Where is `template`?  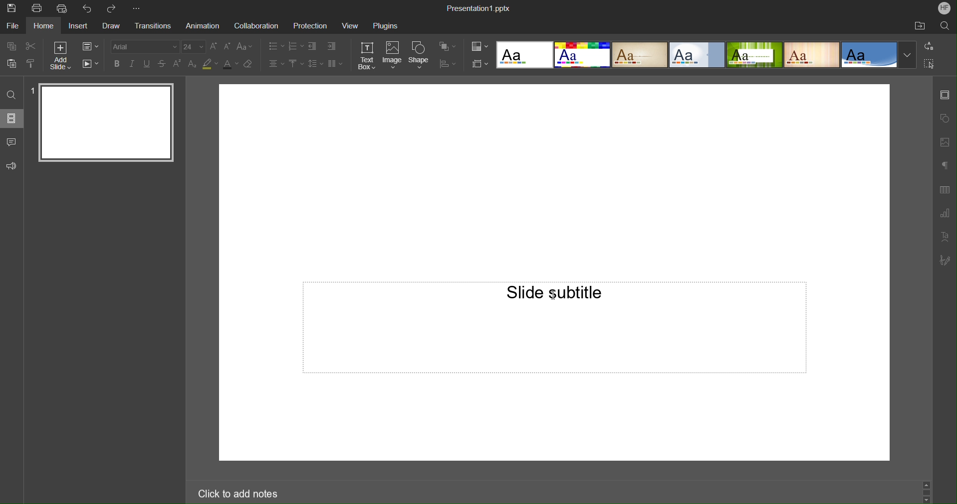
template is located at coordinates (754, 55).